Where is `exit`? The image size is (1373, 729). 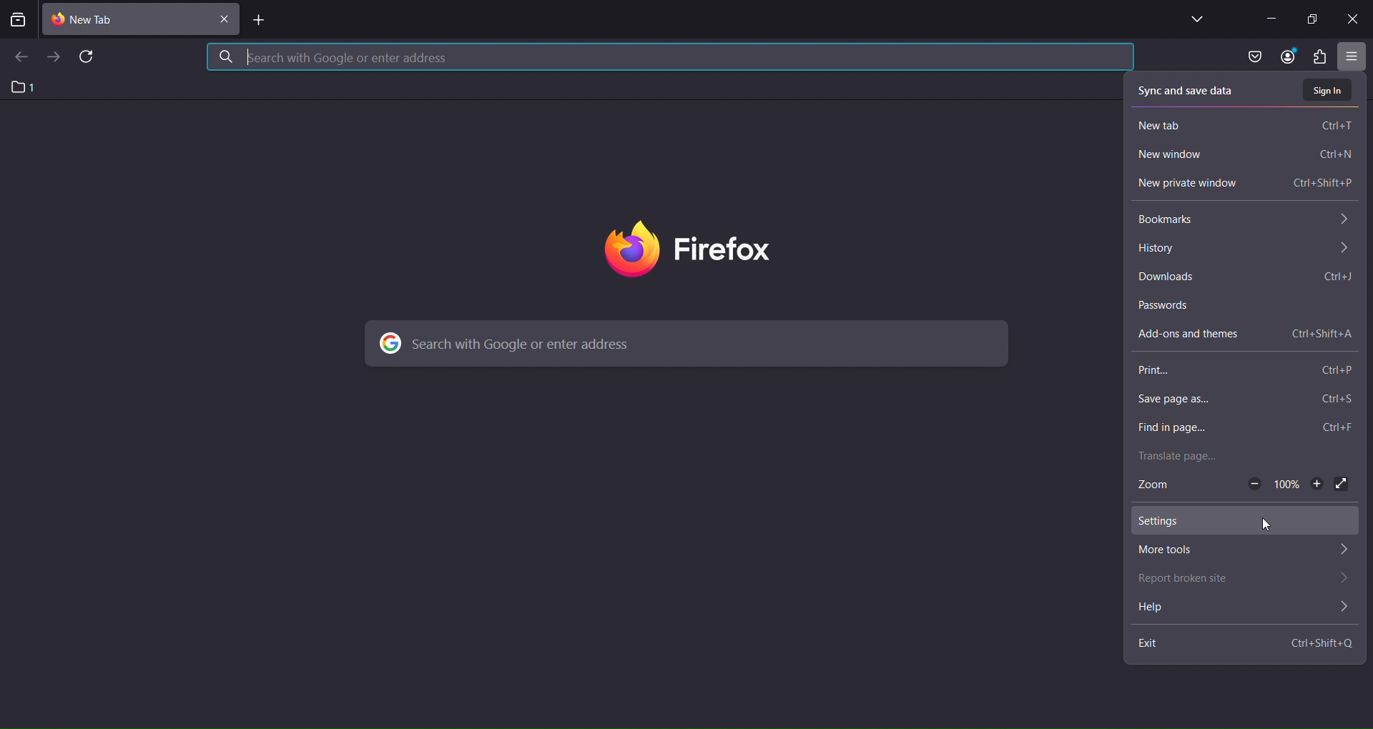
exit is located at coordinates (1247, 643).